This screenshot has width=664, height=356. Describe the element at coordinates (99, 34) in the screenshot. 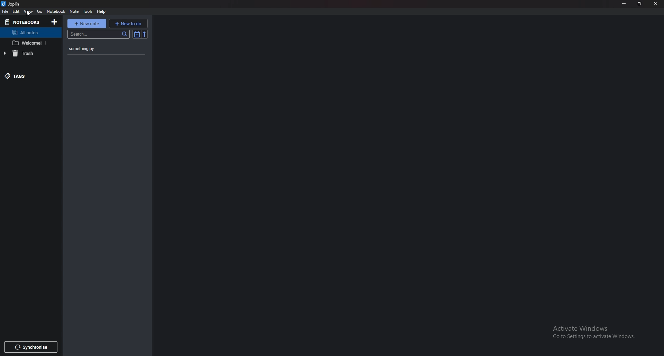

I see `search` at that location.